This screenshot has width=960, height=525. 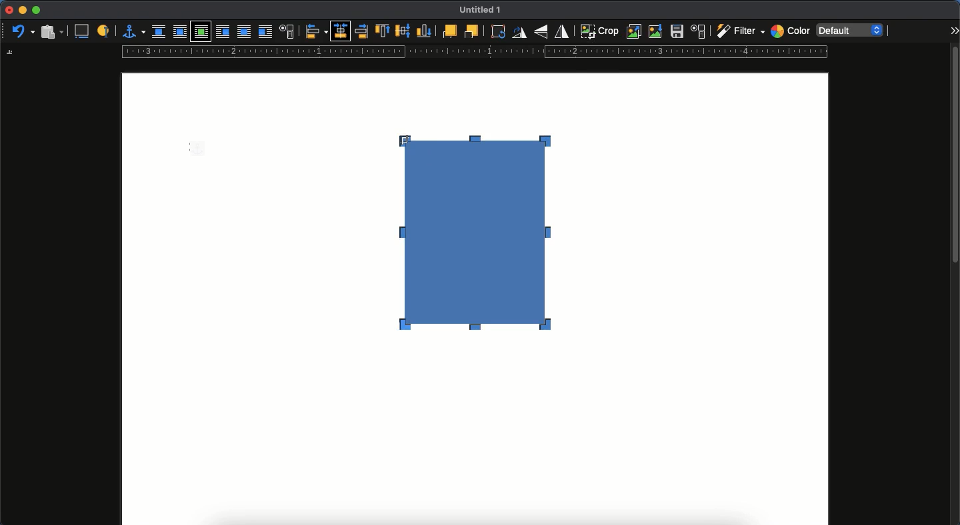 What do you see at coordinates (471, 31) in the screenshot?
I see `to back` at bounding box center [471, 31].